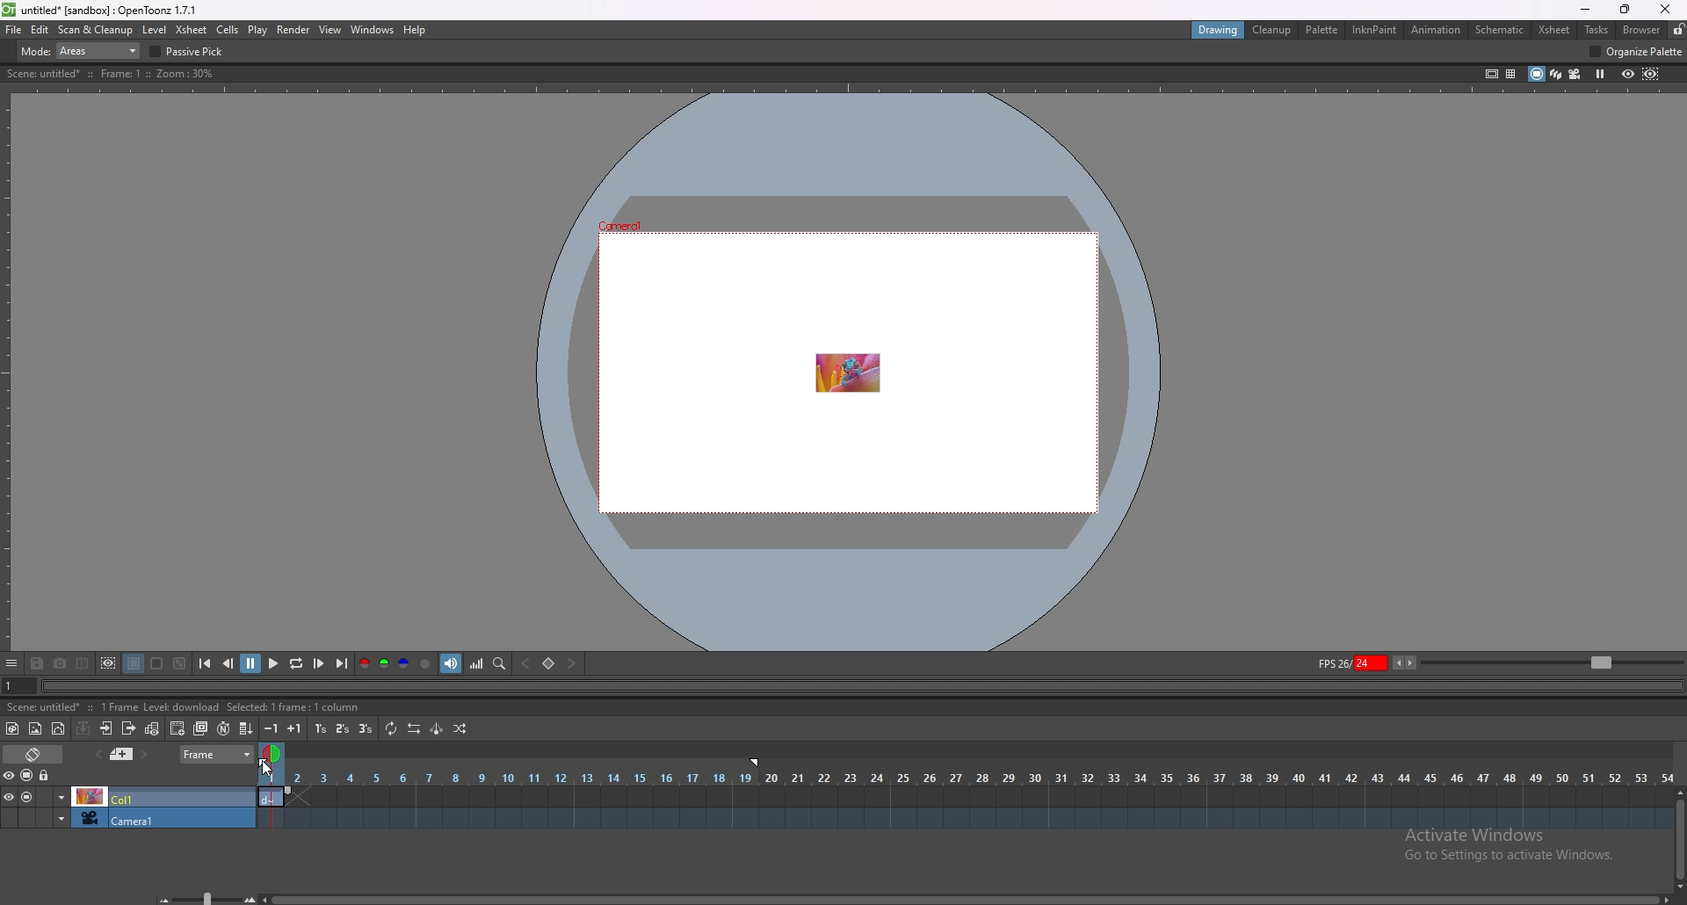 The height and width of the screenshot is (905, 1687). I want to click on set key, so click(550, 662).